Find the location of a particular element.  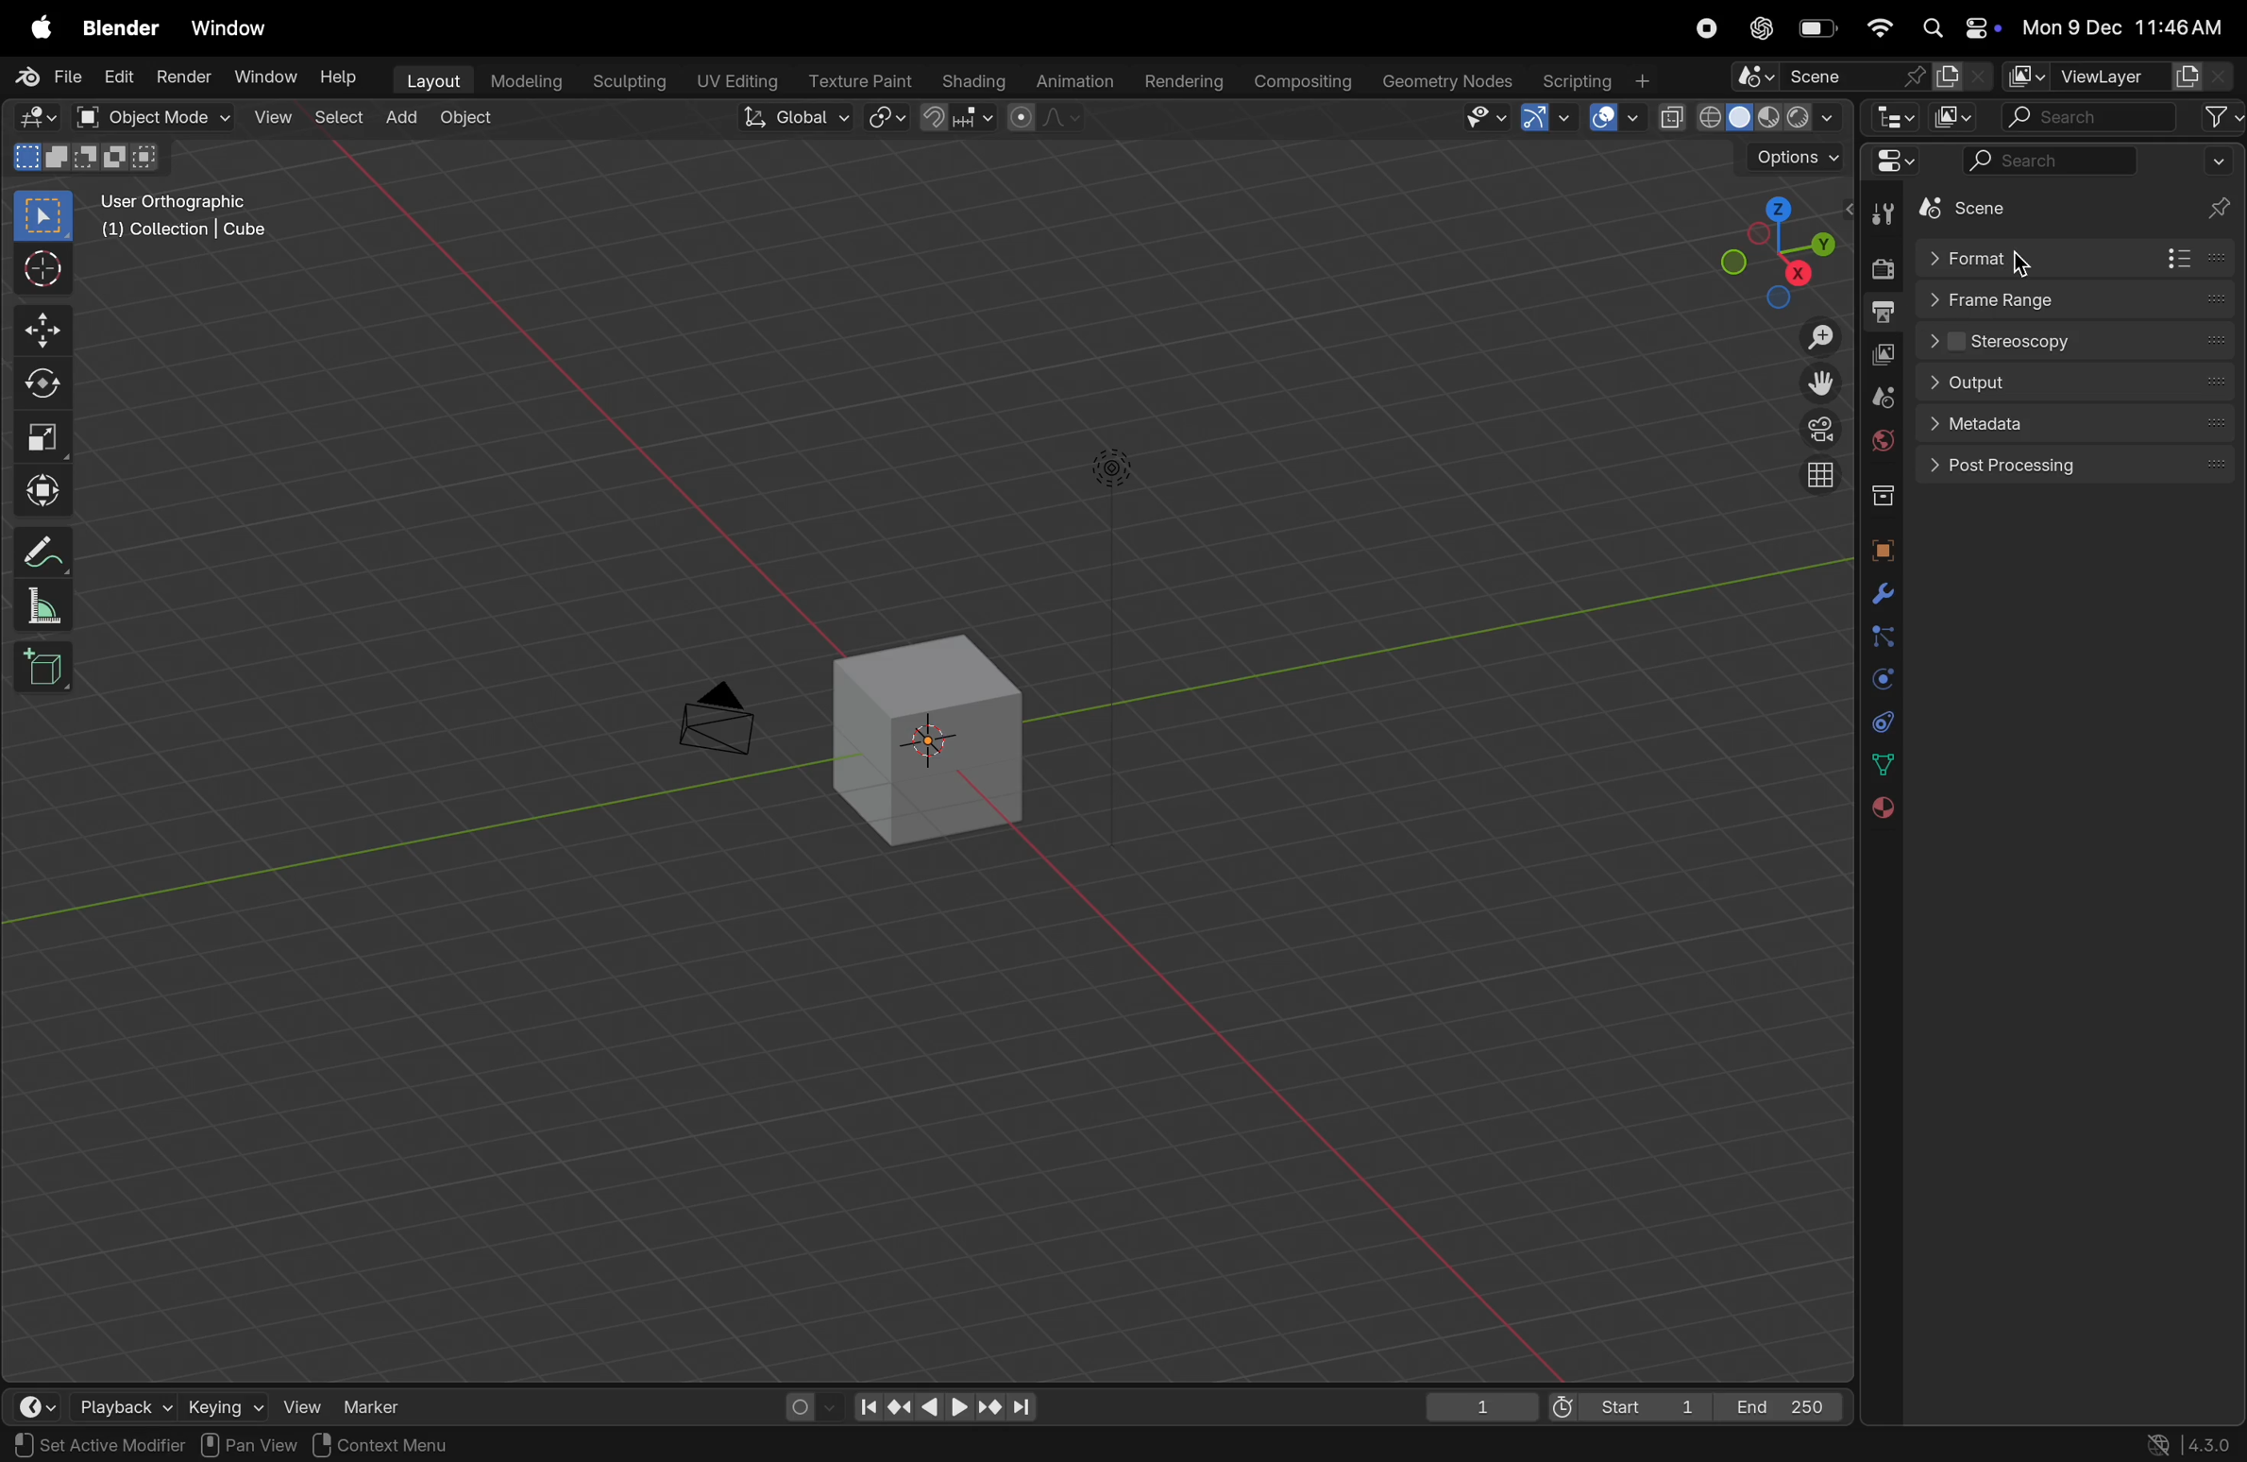

chatgpt is located at coordinates (1759, 30).